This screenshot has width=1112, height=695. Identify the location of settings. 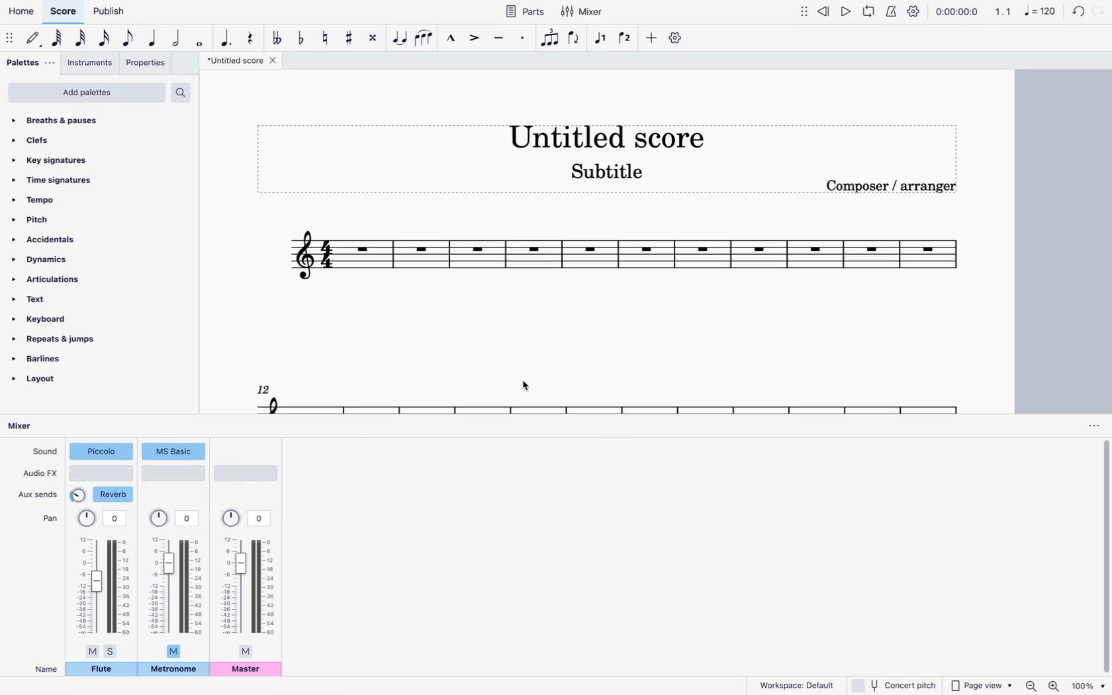
(914, 11).